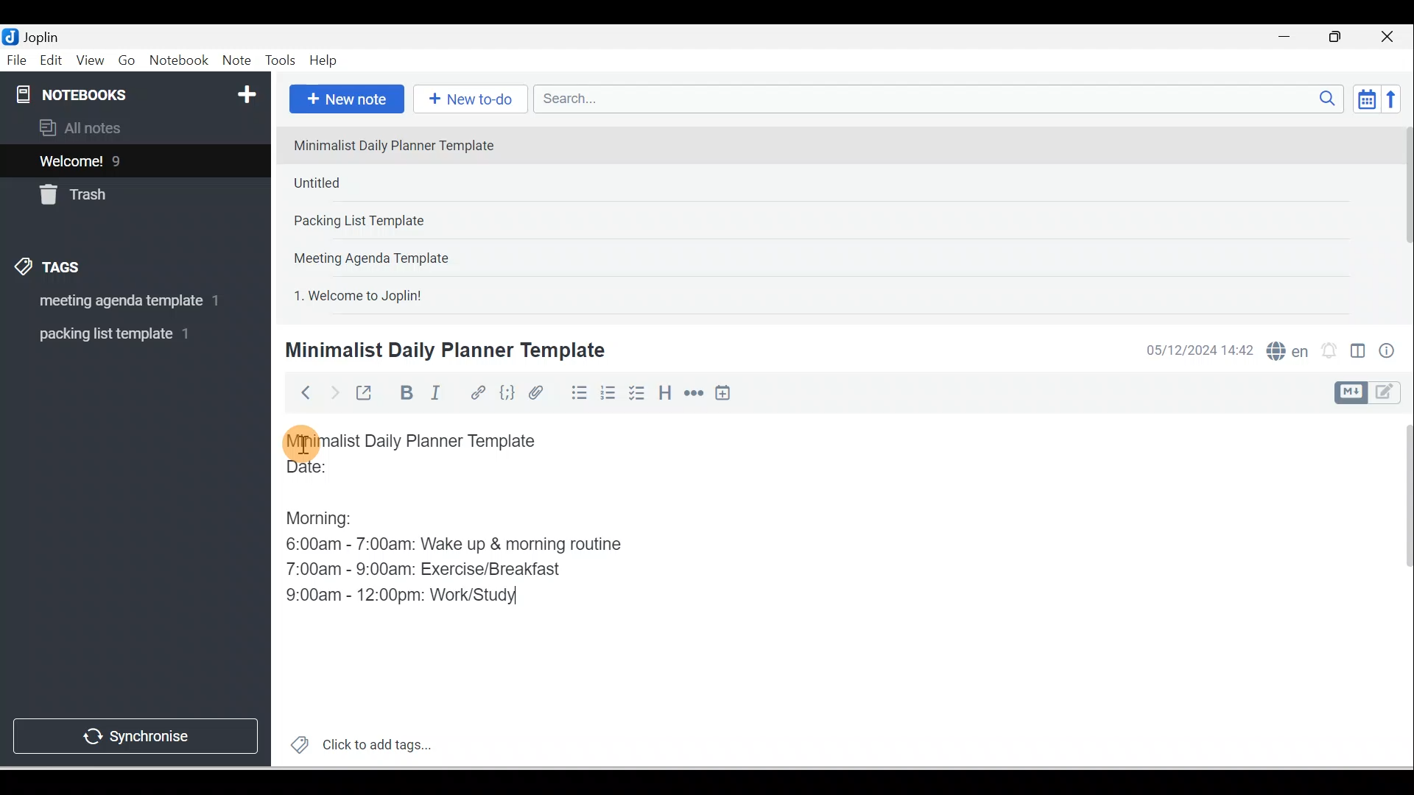  Describe the element at coordinates (1327, 351) in the screenshot. I see `Set alarm` at that location.